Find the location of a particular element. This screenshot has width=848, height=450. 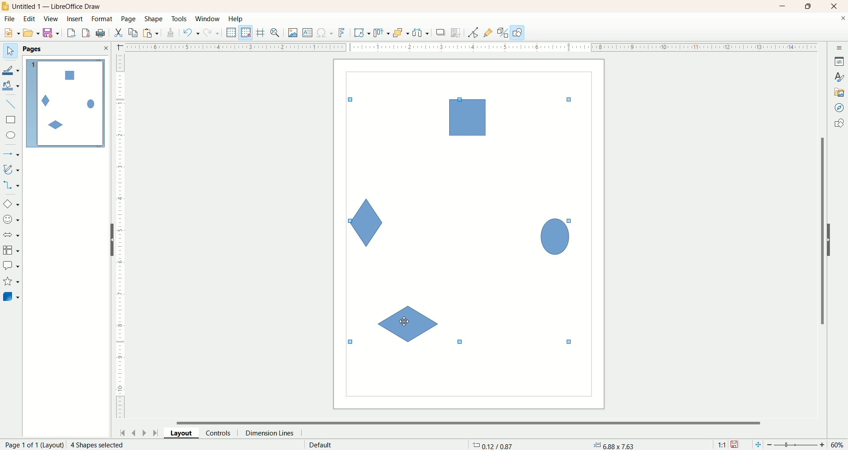

vertical scroll bar is located at coordinates (821, 231).